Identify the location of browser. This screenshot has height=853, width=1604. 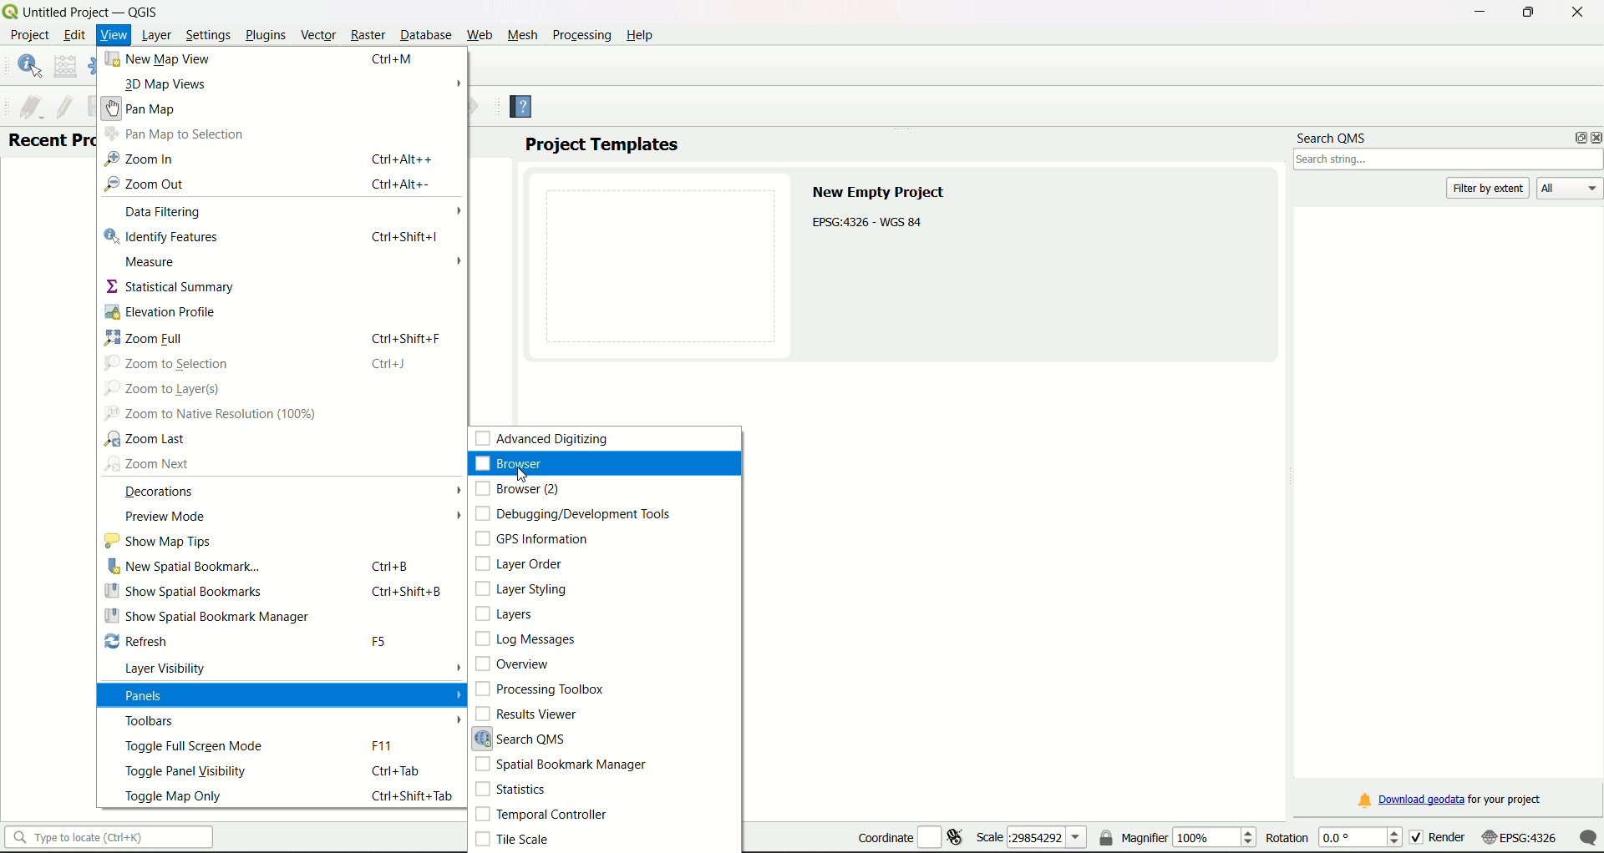
(518, 466).